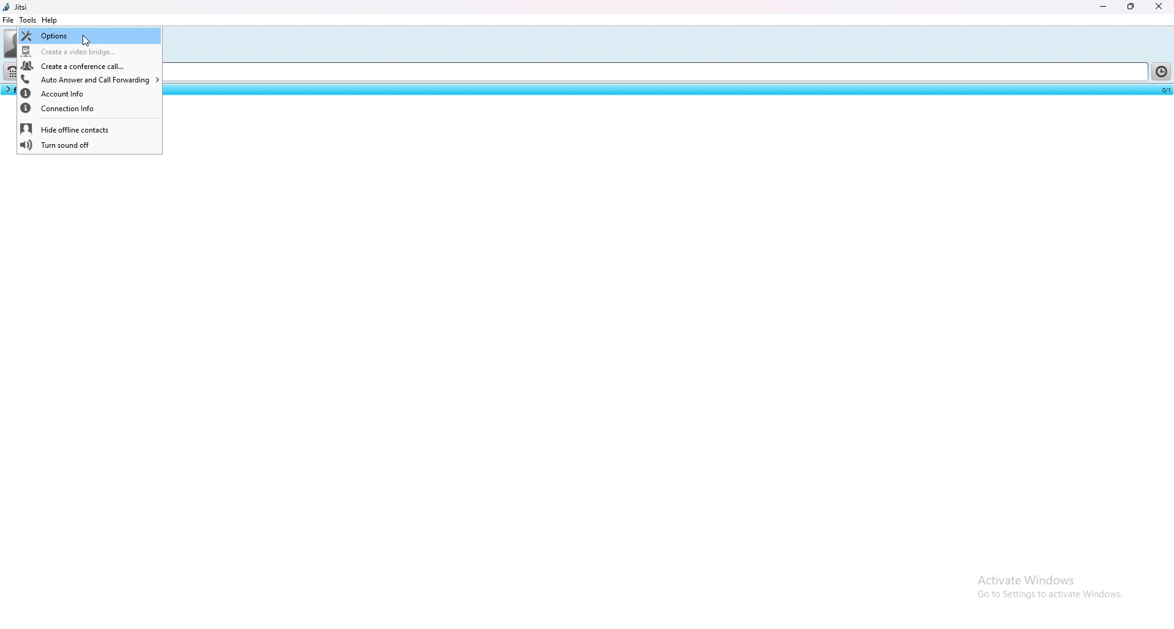 The height and width of the screenshot is (629, 1174). I want to click on turn sound off, so click(89, 146).